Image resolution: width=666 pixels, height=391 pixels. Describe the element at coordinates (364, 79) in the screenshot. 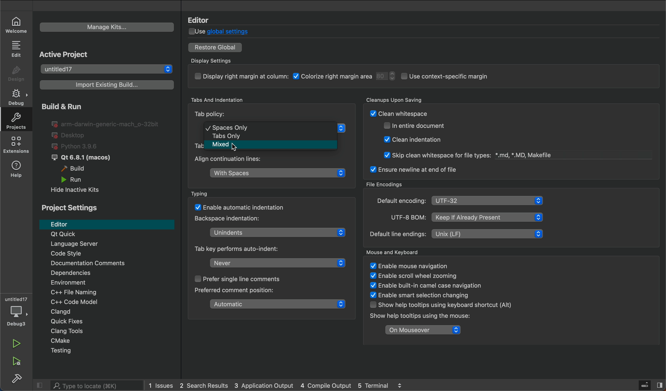

I see `display settings` at that location.